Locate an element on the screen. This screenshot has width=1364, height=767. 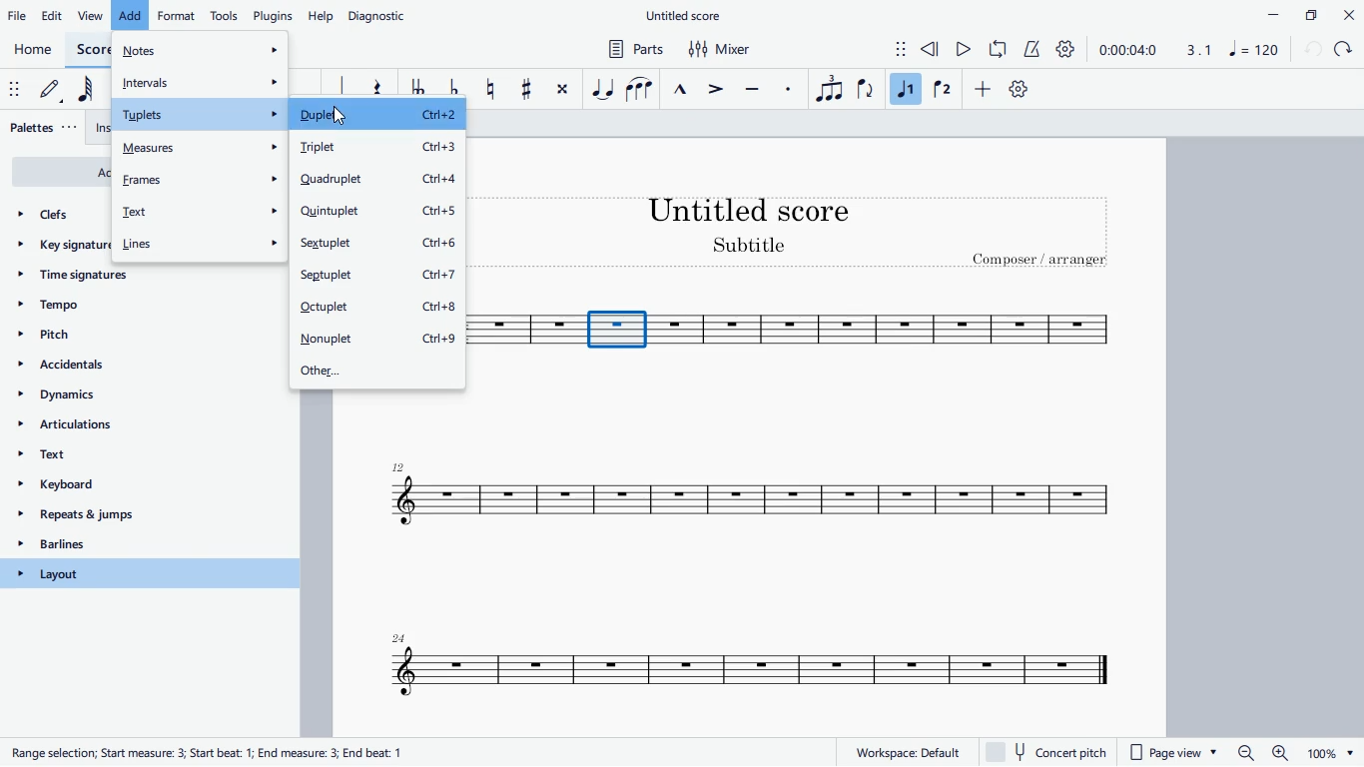
measures is located at coordinates (200, 147).